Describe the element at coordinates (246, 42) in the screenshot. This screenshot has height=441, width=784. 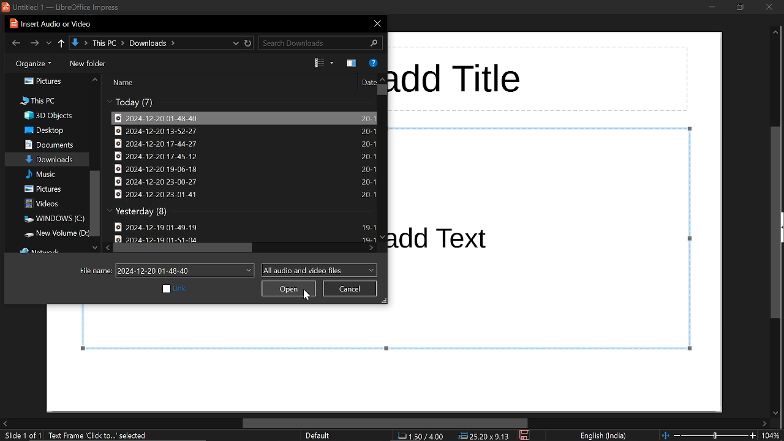
I see `refresh` at that location.